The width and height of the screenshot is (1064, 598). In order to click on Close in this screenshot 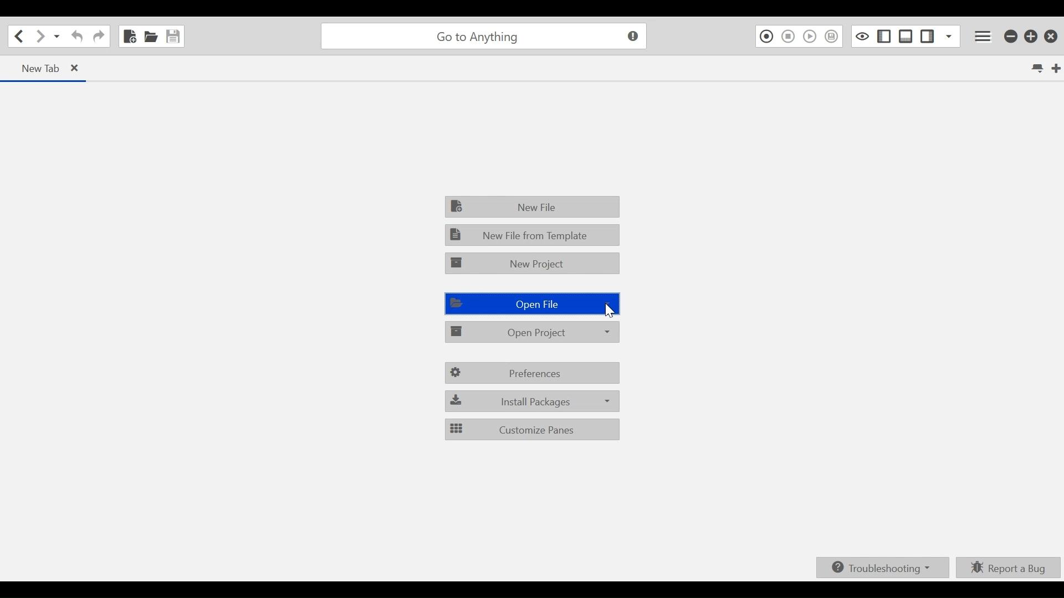, I will do `click(1051, 37)`.